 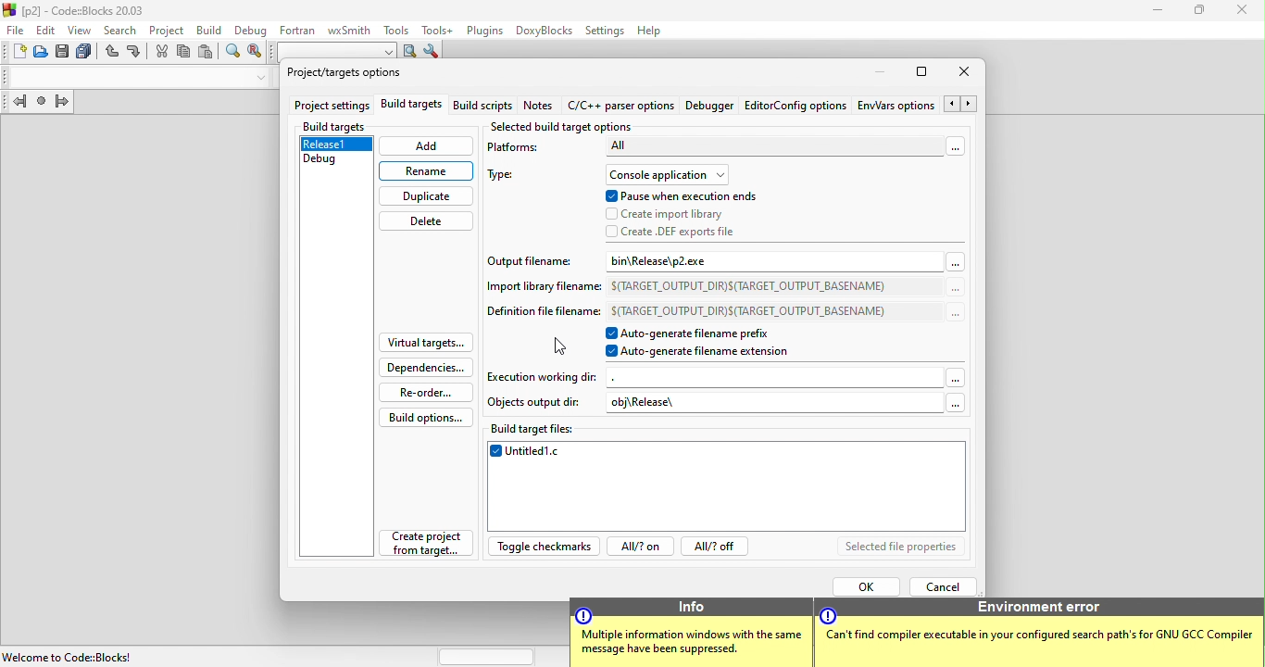 I want to click on build script , so click(x=486, y=107).